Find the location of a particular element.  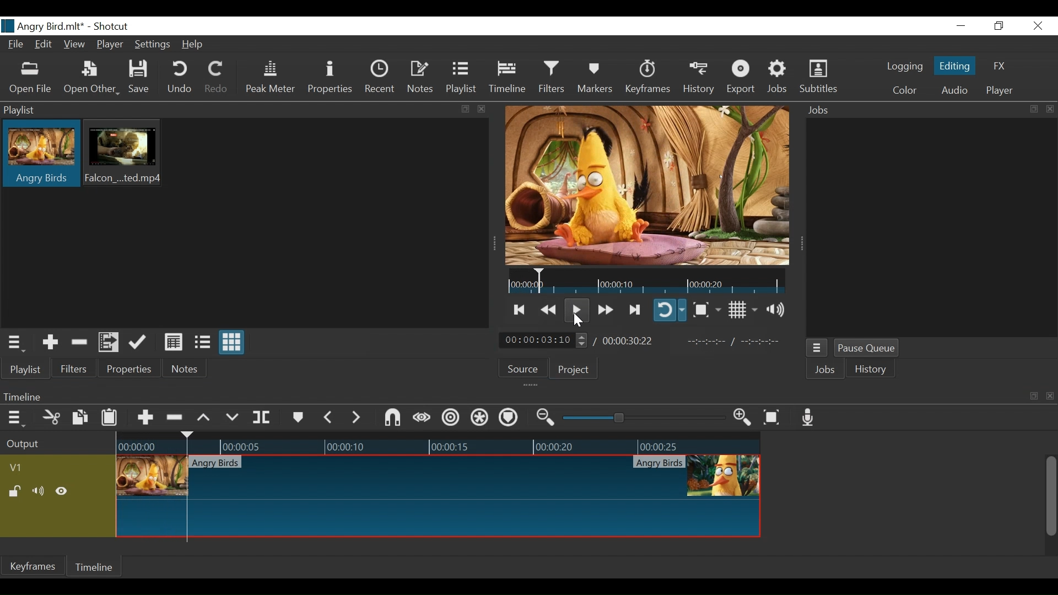

Zoom slider is located at coordinates (642, 419).